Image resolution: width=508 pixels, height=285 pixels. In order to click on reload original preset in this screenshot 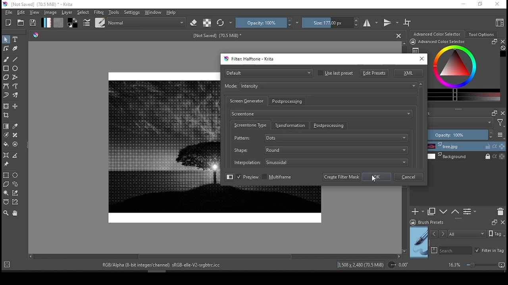, I will do `click(223, 23)`.